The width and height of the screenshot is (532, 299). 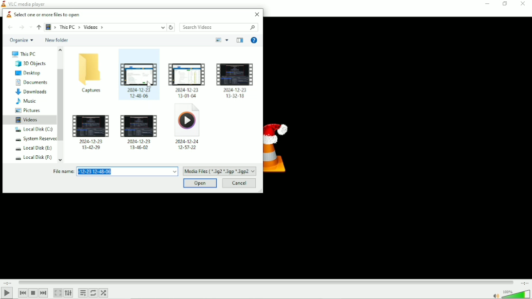 I want to click on Recent locations, so click(x=31, y=27).